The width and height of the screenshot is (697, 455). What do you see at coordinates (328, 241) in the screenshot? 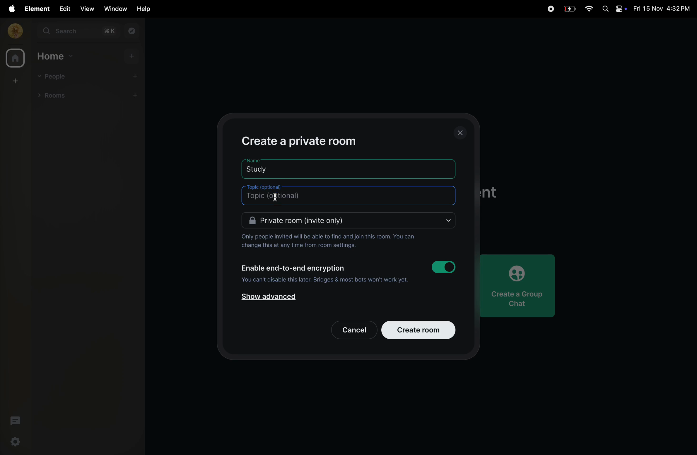
I see `only invited people can join them` at bounding box center [328, 241].